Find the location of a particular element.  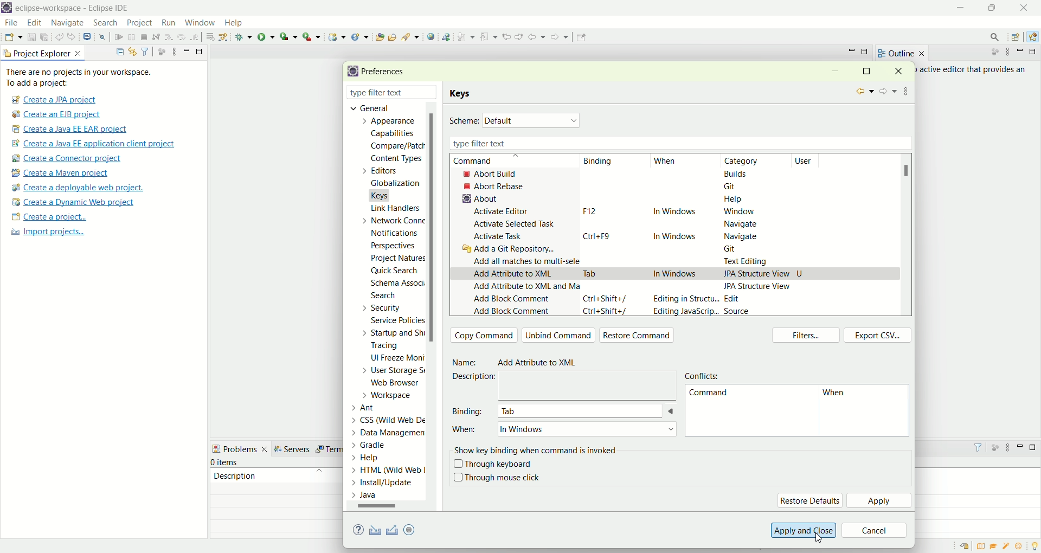

items is located at coordinates (226, 462).